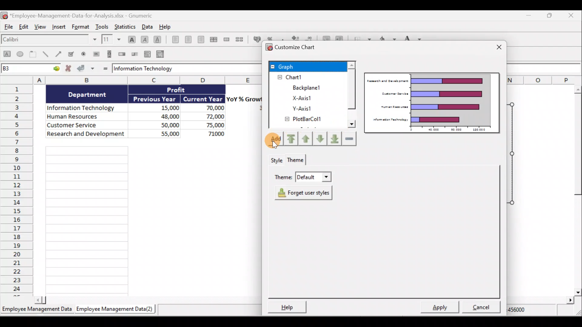 The image size is (582, 327). Describe the element at coordinates (49, 40) in the screenshot. I see `Font name` at that location.